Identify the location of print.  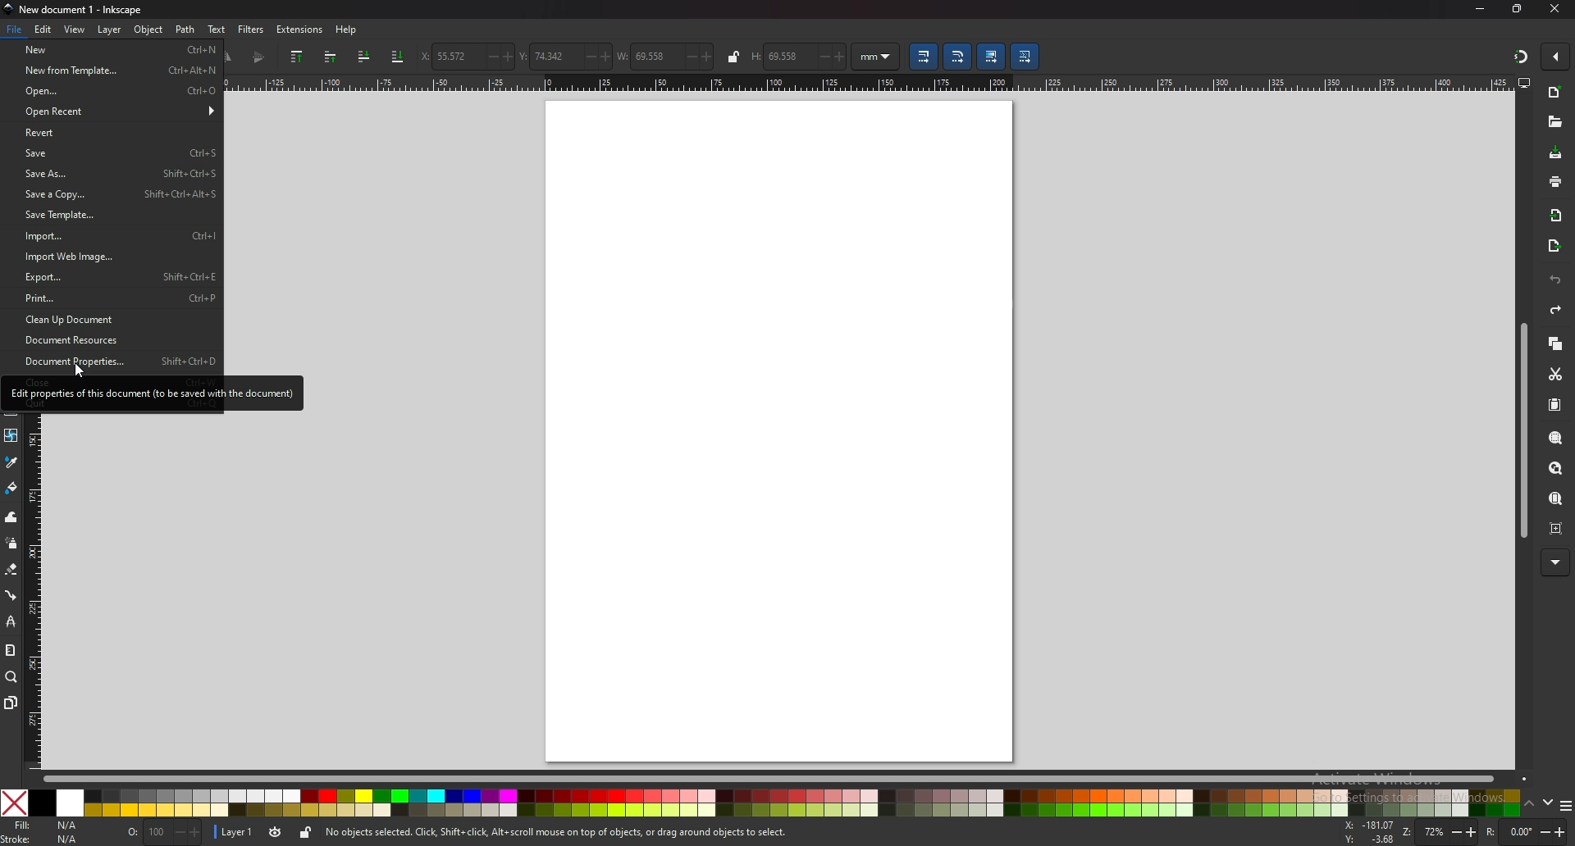
(112, 297).